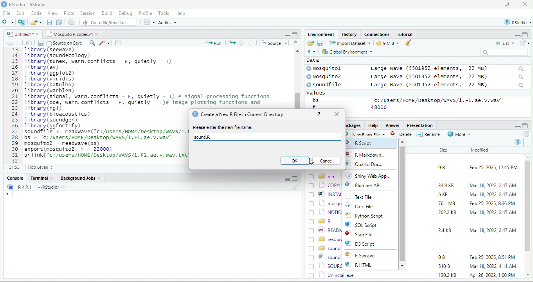  Describe the element at coordinates (297, 78) in the screenshot. I see `scroll bar` at that location.